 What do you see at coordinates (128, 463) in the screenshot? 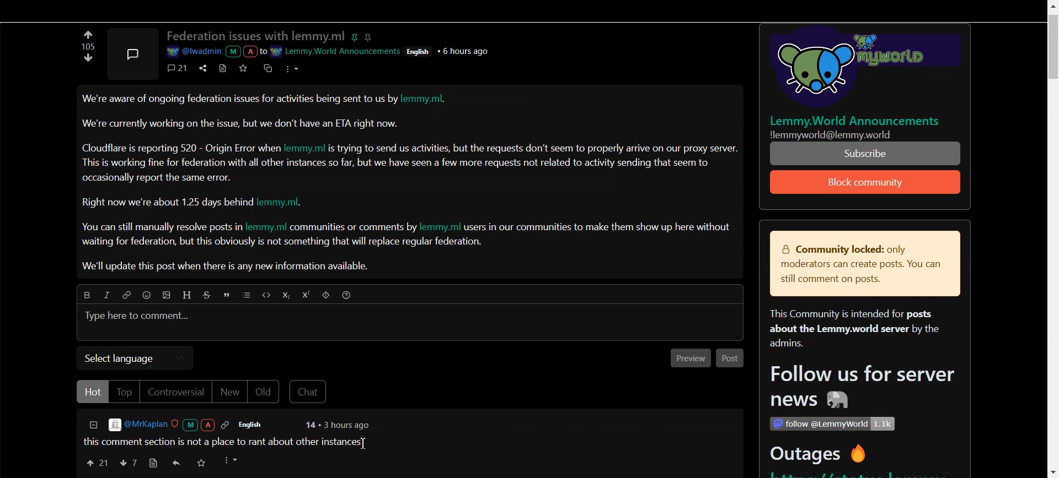
I see `Downvote` at bounding box center [128, 463].